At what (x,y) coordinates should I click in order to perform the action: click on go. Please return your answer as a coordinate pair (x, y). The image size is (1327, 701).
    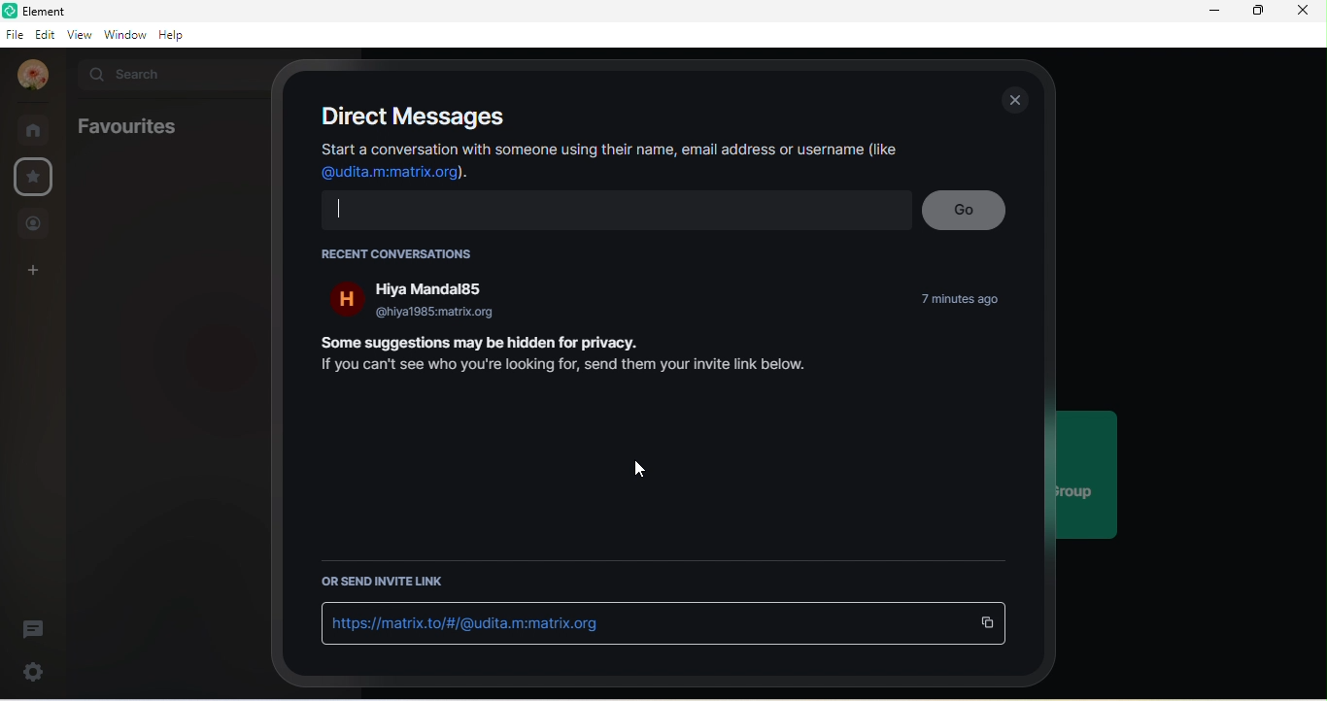
    Looking at the image, I should click on (965, 211).